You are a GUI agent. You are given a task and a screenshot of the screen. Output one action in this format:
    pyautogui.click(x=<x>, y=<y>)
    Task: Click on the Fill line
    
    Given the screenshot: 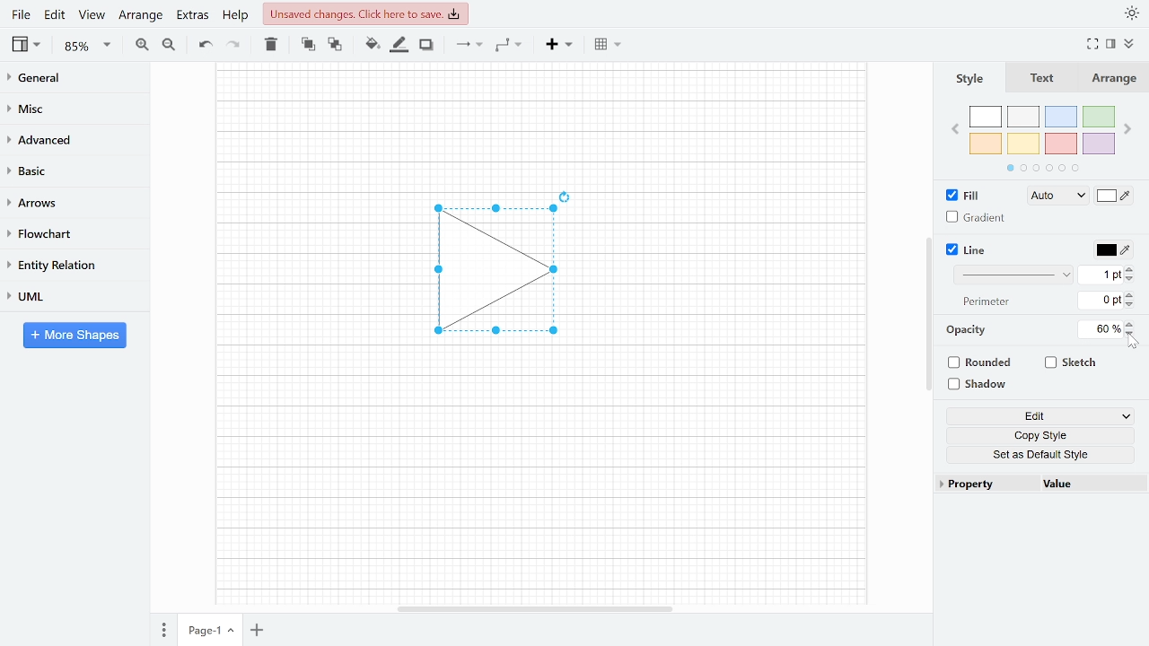 What is the action you would take?
    pyautogui.click(x=399, y=45)
    